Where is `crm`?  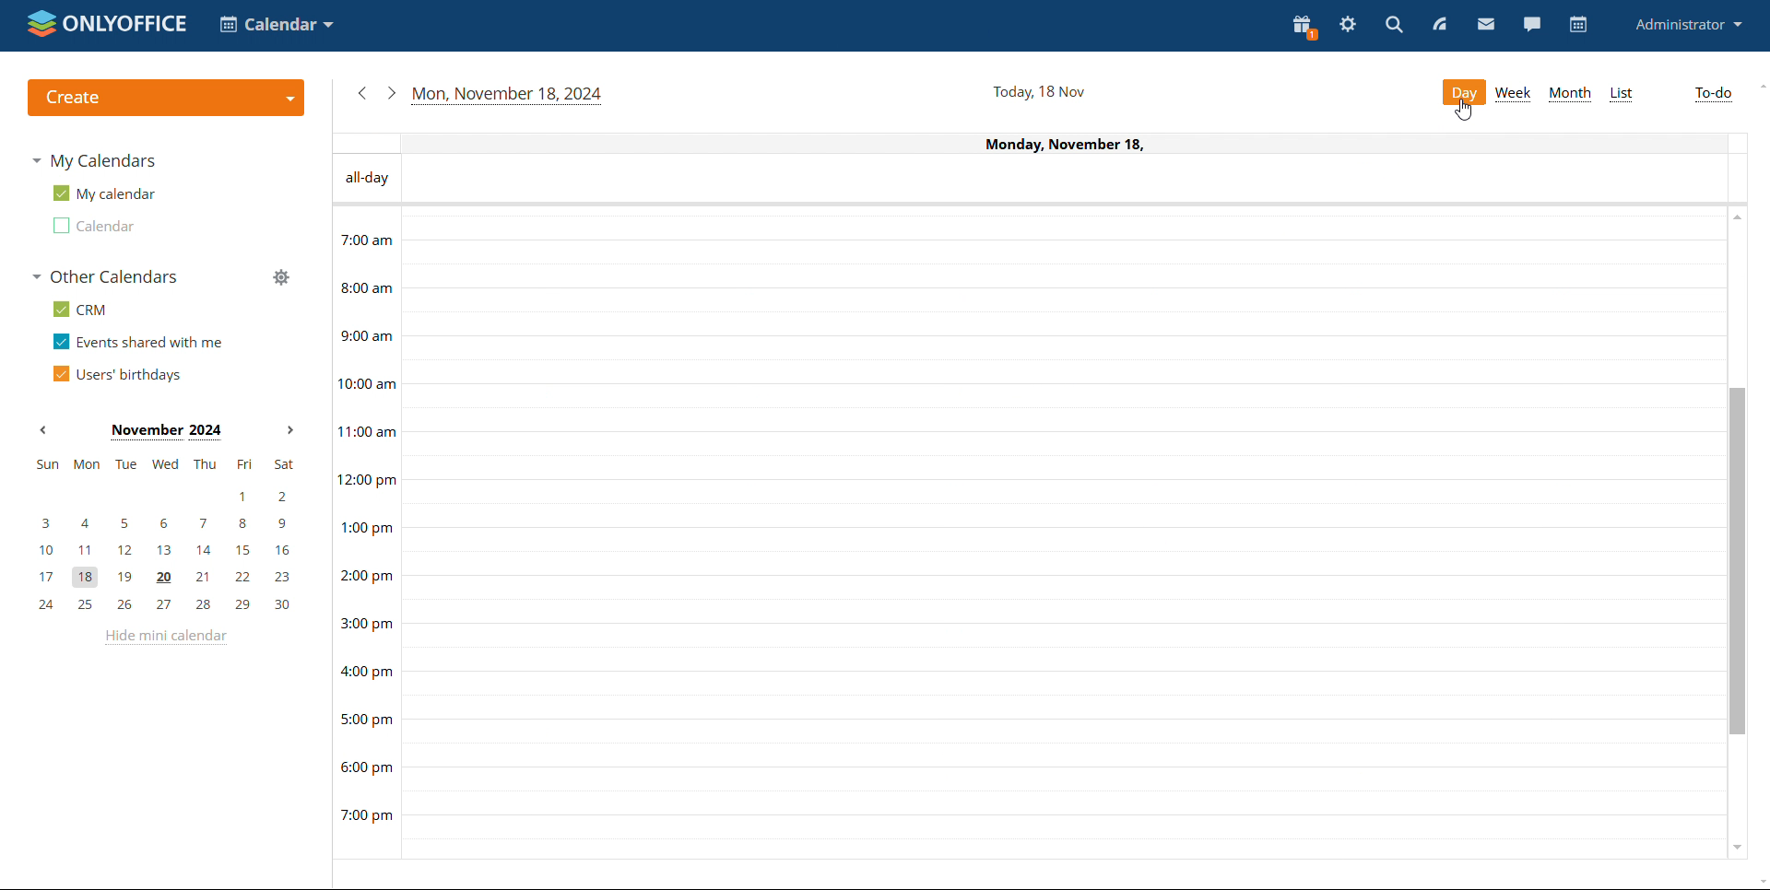 crm is located at coordinates (78, 310).